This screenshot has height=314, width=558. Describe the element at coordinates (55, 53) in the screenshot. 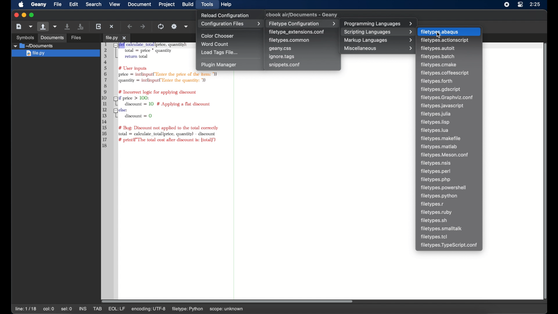

I see `file.py highlighted` at that location.